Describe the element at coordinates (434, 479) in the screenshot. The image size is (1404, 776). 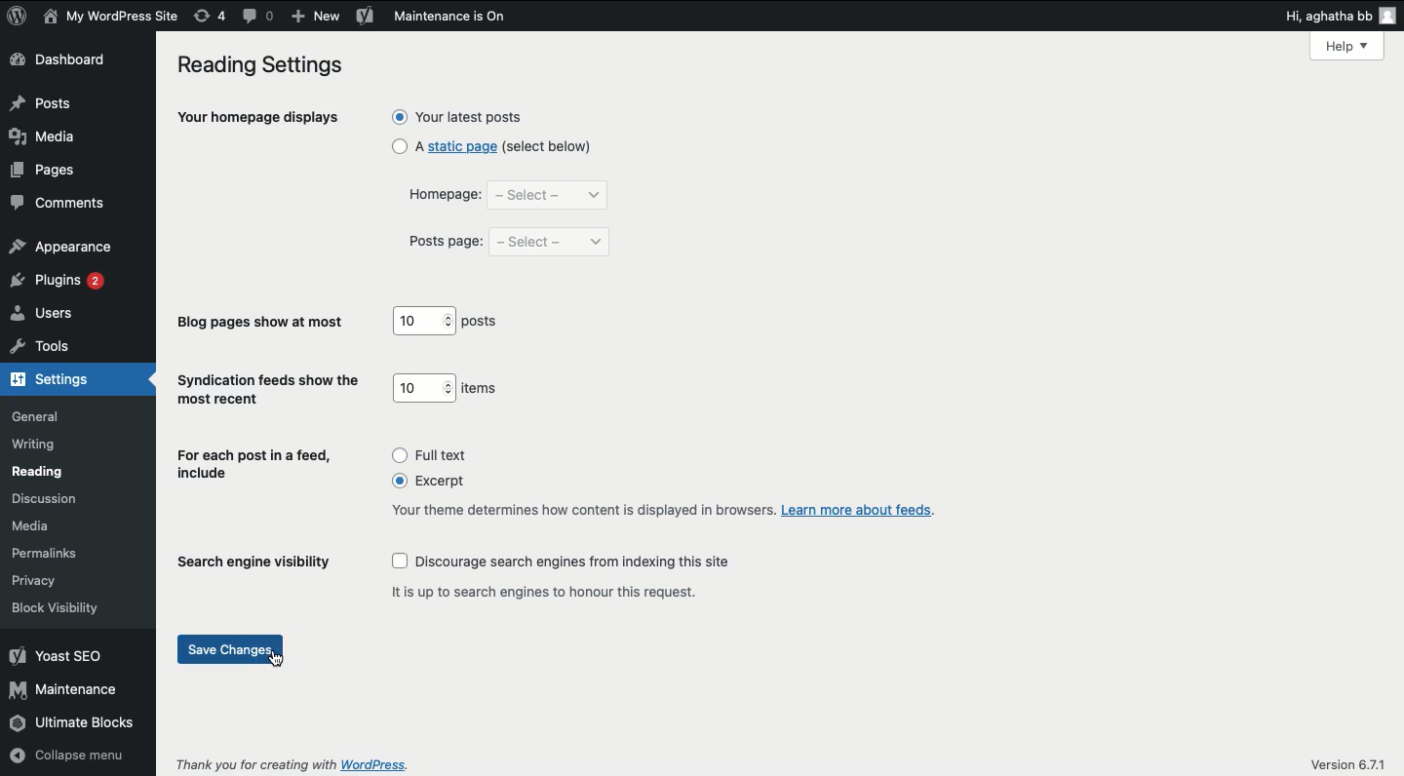
I see `excerpt` at that location.